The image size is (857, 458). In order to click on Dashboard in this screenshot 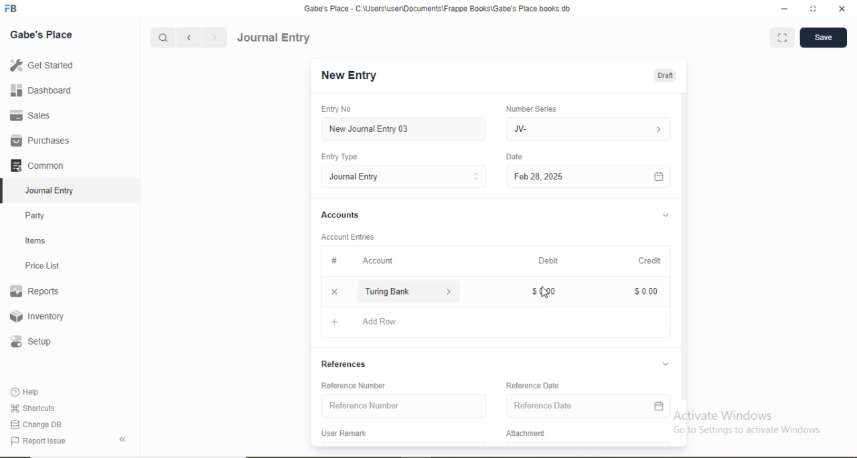, I will do `click(42, 90)`.